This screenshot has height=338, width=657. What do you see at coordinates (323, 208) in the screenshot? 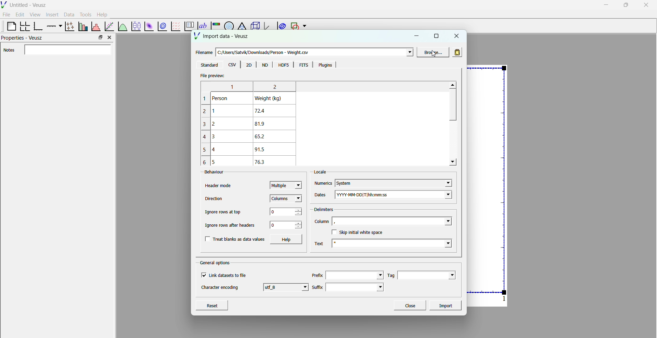
I see `delimiters` at bounding box center [323, 208].